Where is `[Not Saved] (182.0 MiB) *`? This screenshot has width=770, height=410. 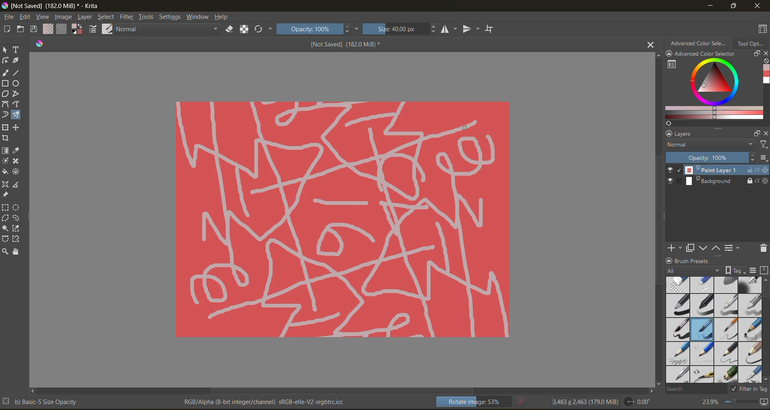 [Not Saved] (182.0 MiB) * is located at coordinates (346, 44).